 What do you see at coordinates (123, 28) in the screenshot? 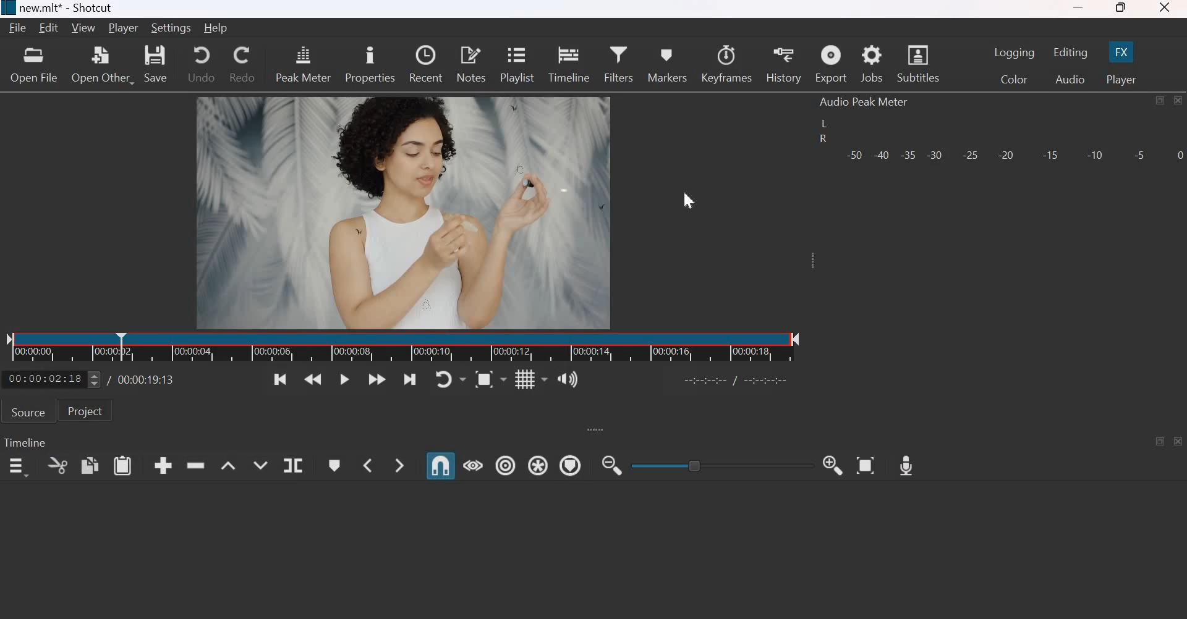
I see `Player` at bounding box center [123, 28].